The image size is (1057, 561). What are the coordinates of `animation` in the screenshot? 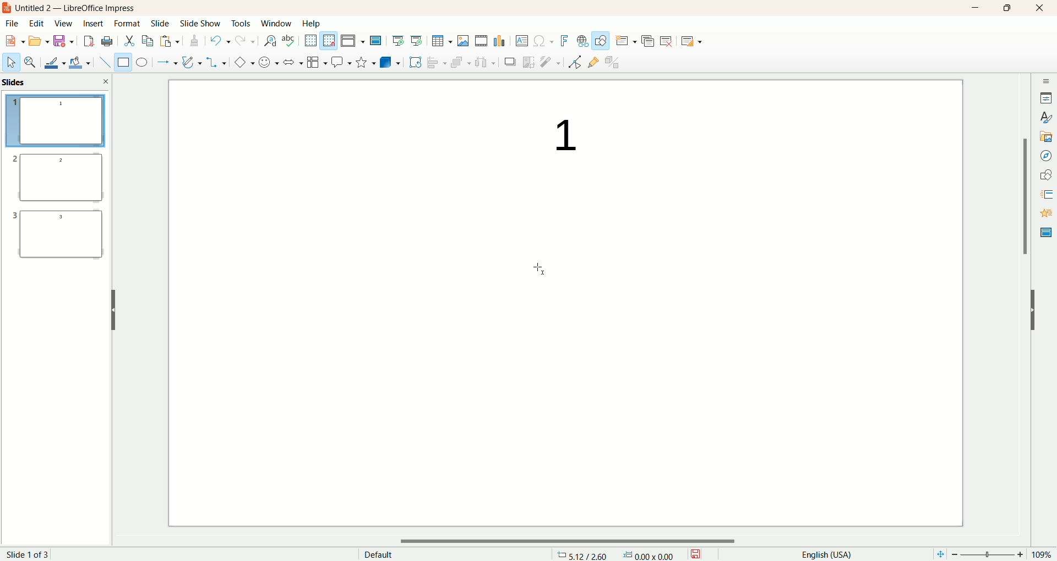 It's located at (1045, 213).